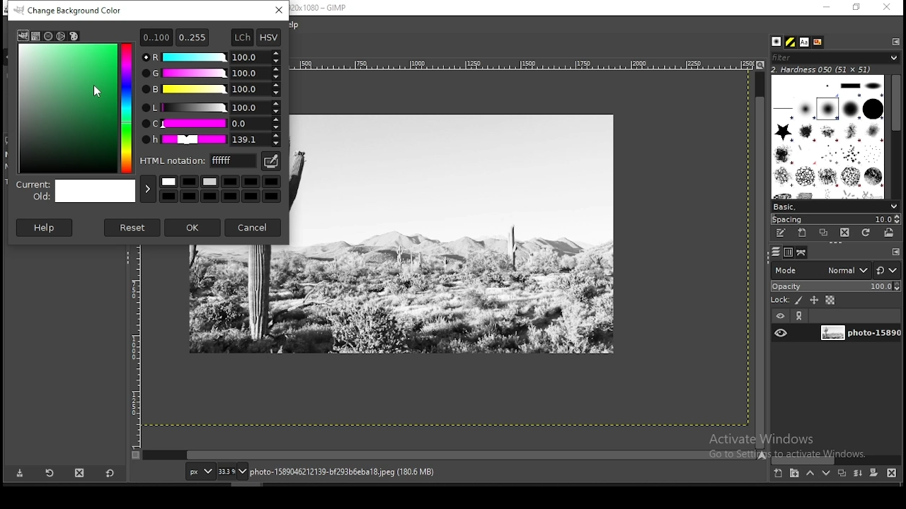  What do you see at coordinates (233, 471) in the screenshot?
I see `zoom level` at bounding box center [233, 471].